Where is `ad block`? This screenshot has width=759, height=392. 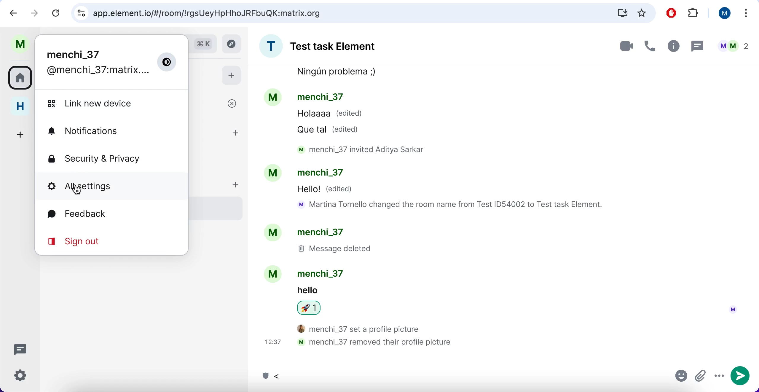
ad block is located at coordinates (669, 13).